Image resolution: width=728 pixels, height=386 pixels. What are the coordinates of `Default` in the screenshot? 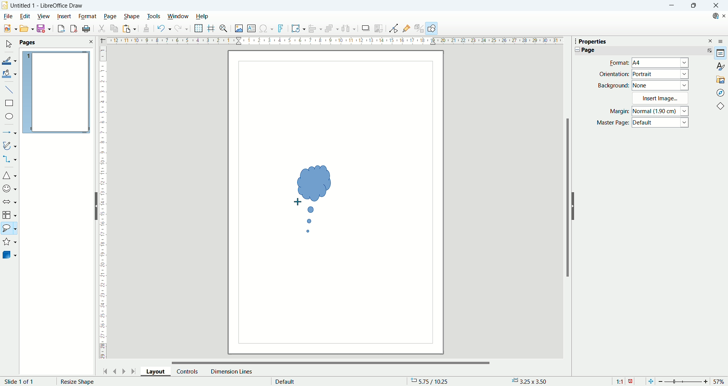 It's located at (661, 123).